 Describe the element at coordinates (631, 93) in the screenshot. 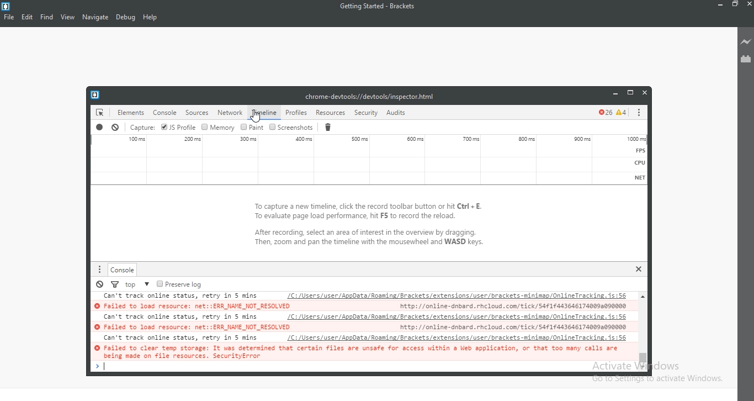

I see `restore` at that location.